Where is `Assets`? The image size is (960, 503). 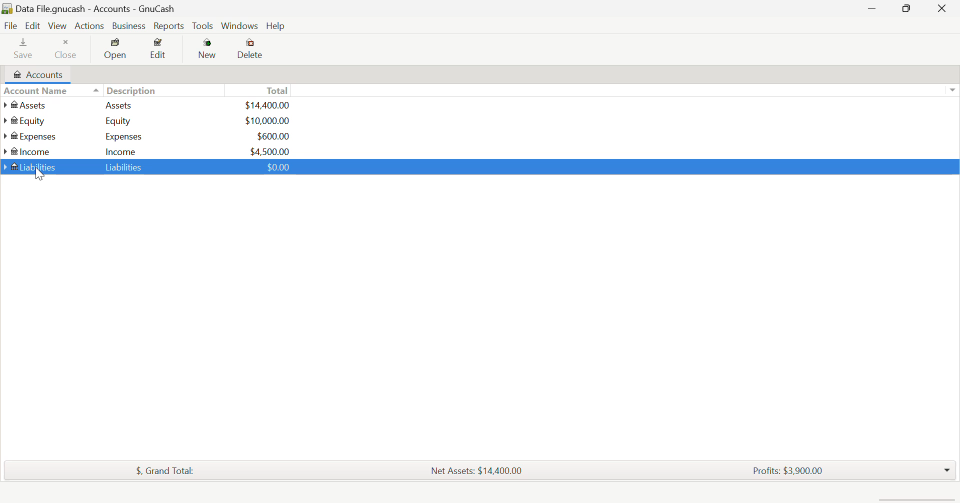
Assets is located at coordinates (119, 104).